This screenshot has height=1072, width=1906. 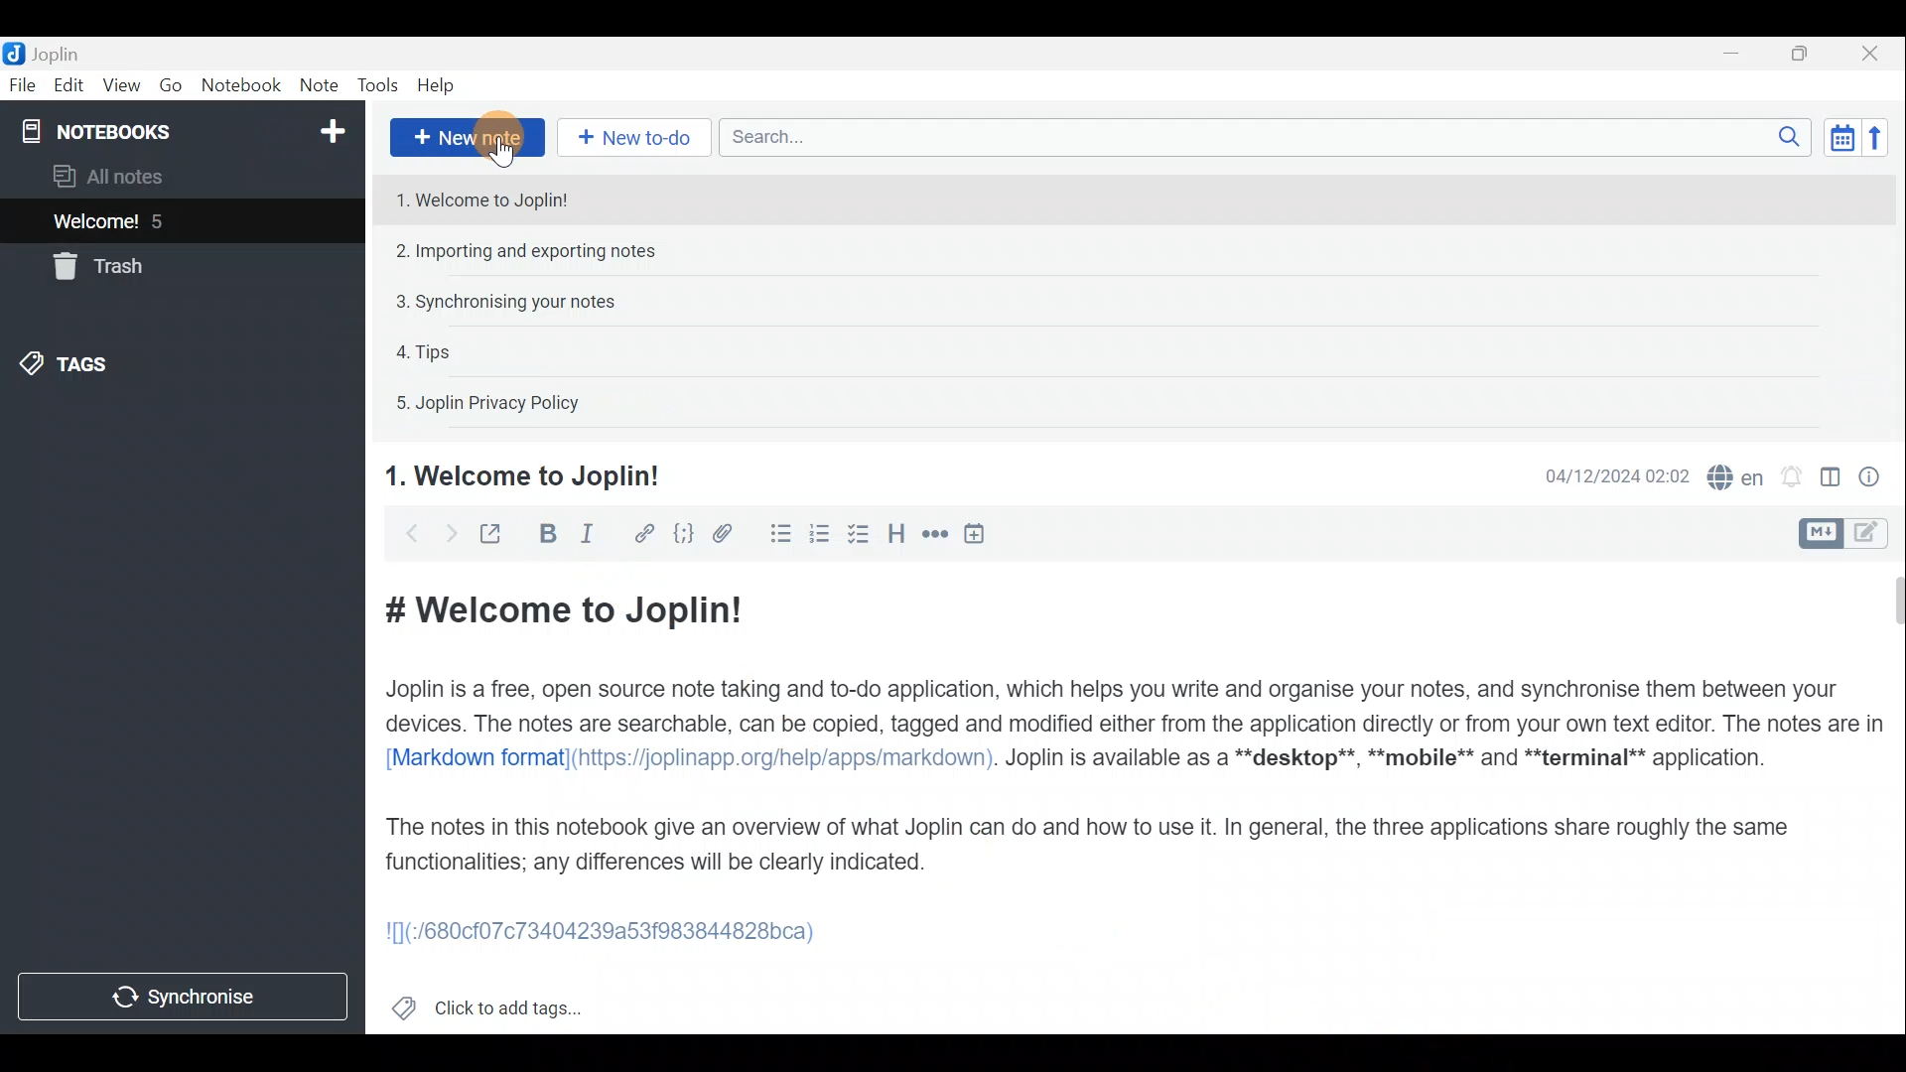 I want to click on Bold, so click(x=548, y=534).